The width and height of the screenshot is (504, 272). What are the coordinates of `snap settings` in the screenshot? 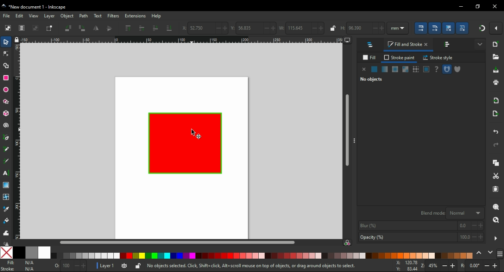 It's located at (496, 28).